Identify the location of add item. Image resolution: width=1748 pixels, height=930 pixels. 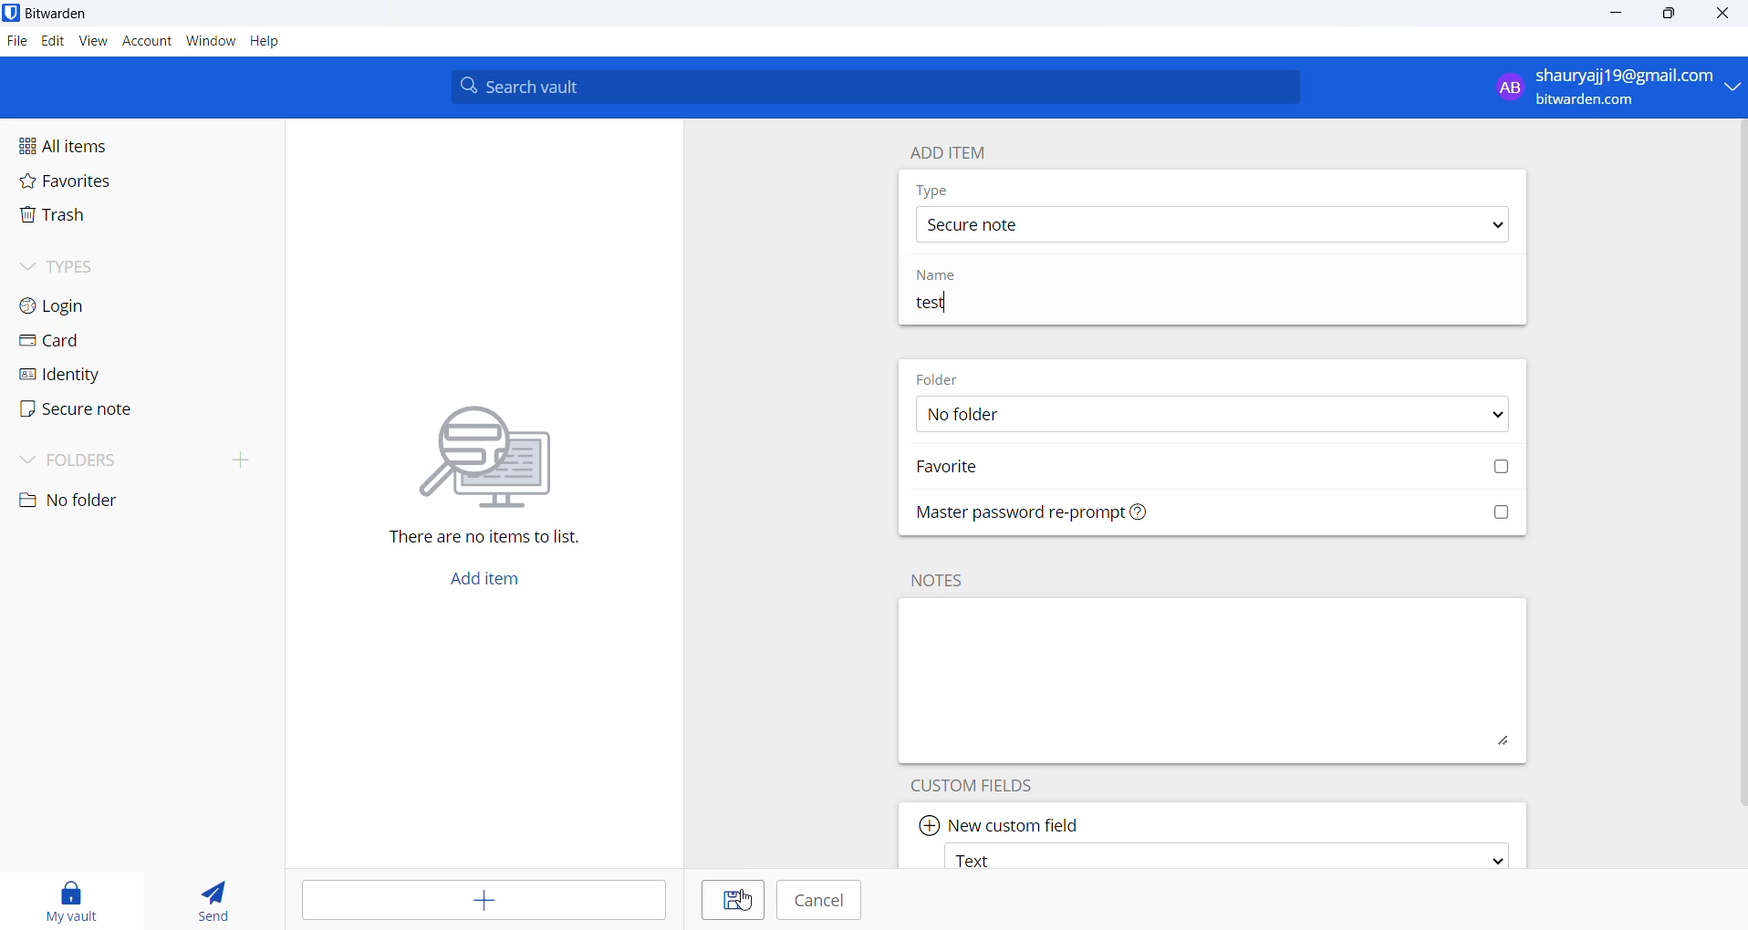
(942, 150).